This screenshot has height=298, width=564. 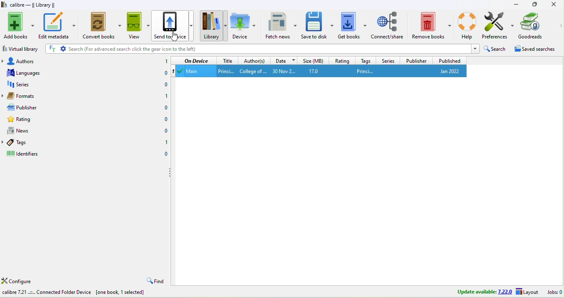 I want to click on 0, so click(x=163, y=131).